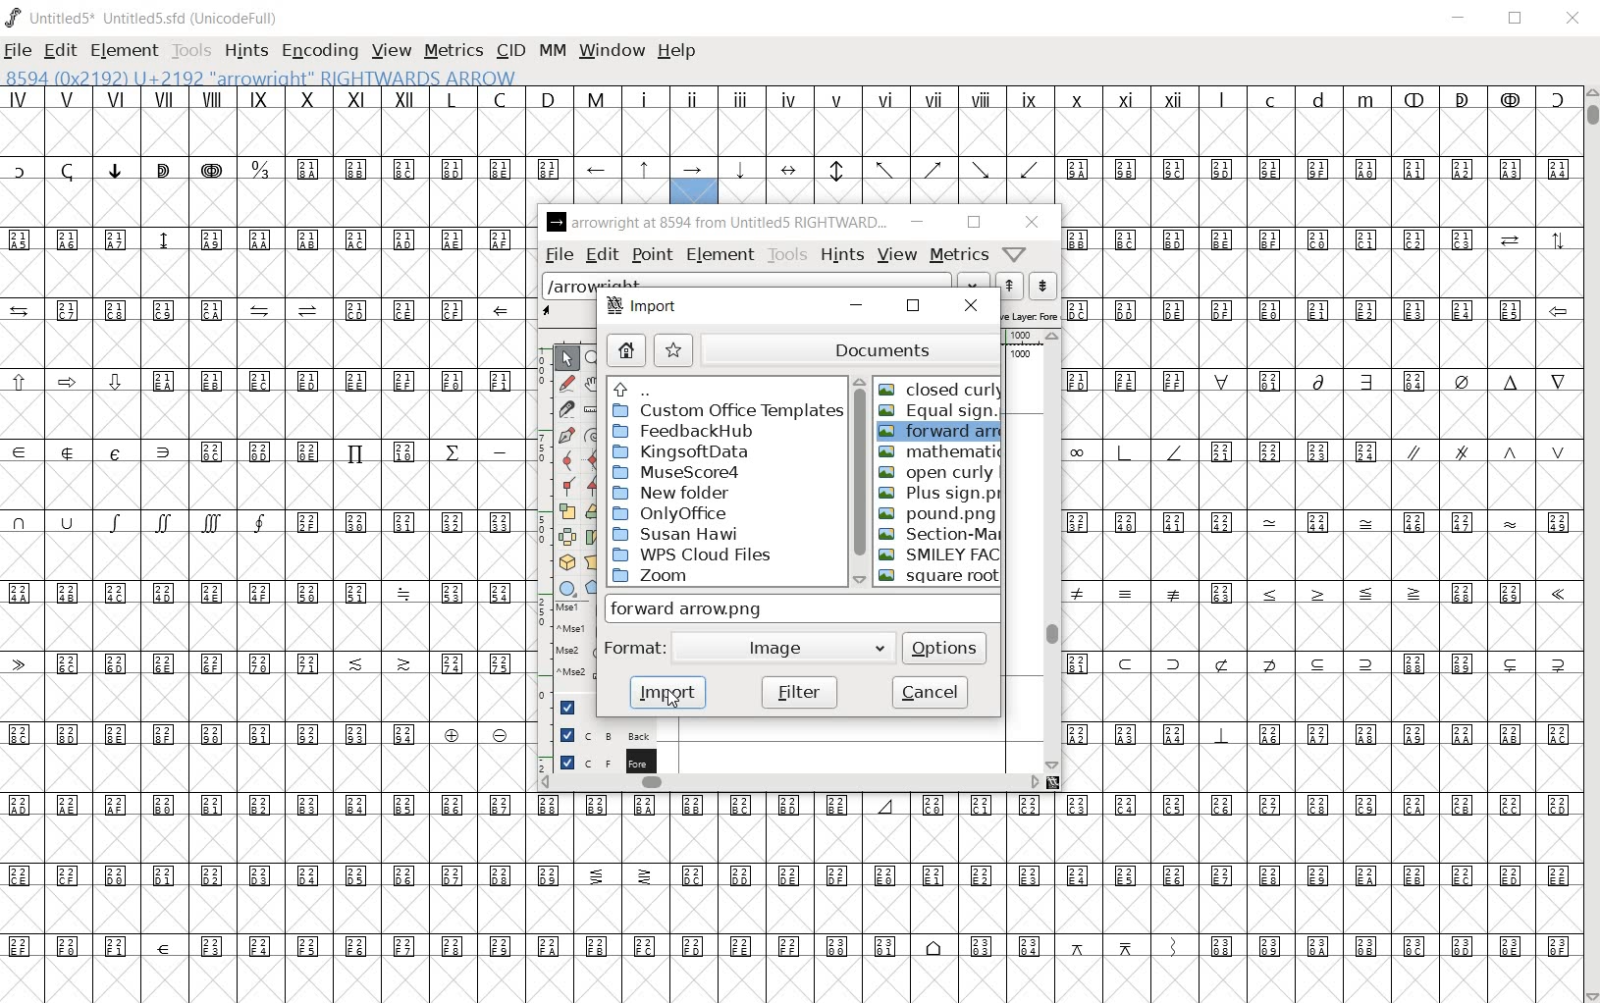  What do you see at coordinates (960, 253) in the screenshot?
I see `metrics` at bounding box center [960, 253].